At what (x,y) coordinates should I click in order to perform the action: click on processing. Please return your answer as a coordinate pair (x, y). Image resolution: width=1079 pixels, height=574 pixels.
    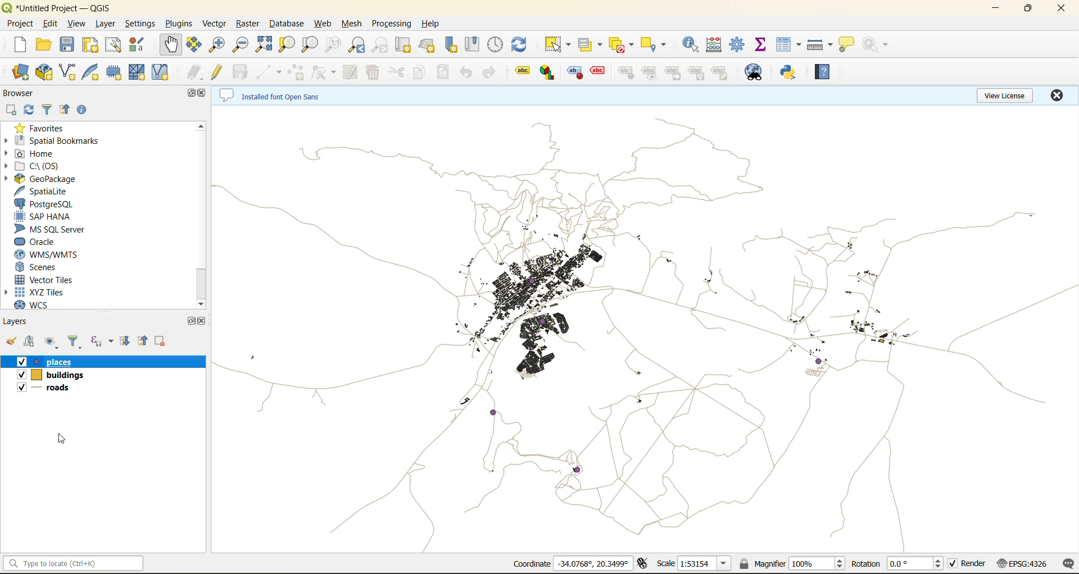
    Looking at the image, I should click on (392, 24).